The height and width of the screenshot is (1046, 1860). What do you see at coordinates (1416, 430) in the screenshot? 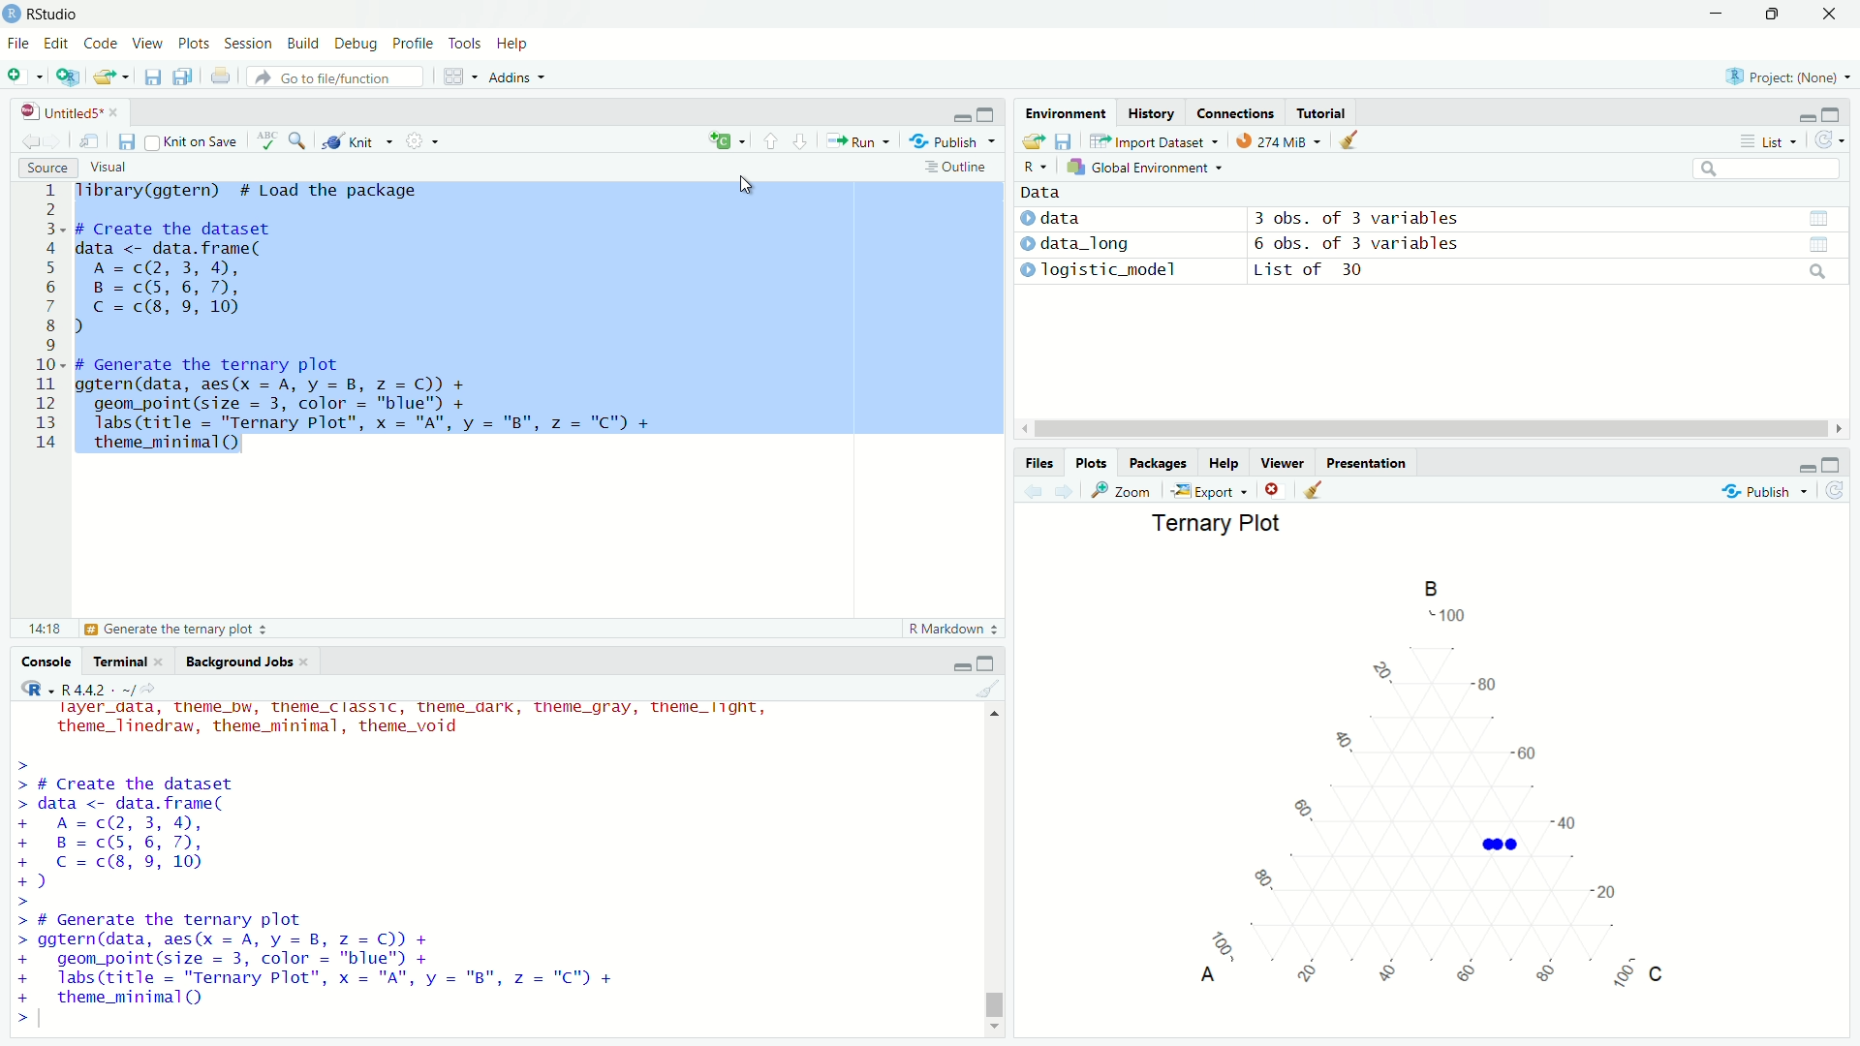
I see `cursor` at bounding box center [1416, 430].